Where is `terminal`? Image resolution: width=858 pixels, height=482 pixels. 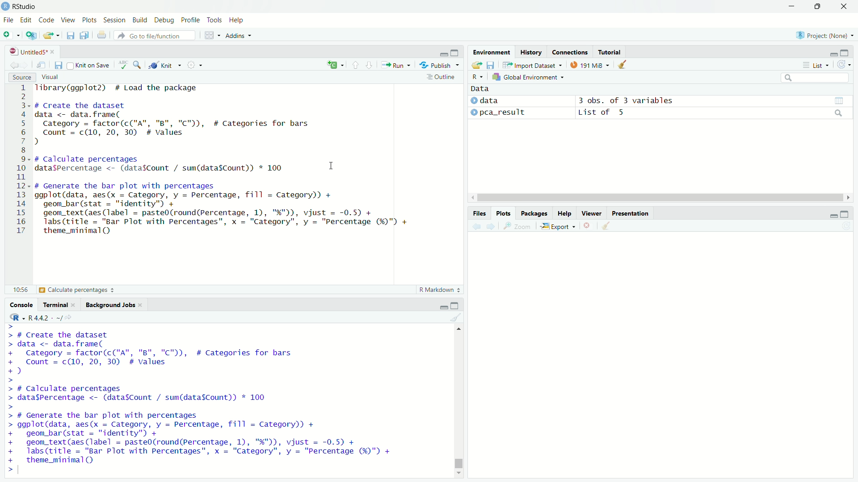 terminal is located at coordinates (59, 304).